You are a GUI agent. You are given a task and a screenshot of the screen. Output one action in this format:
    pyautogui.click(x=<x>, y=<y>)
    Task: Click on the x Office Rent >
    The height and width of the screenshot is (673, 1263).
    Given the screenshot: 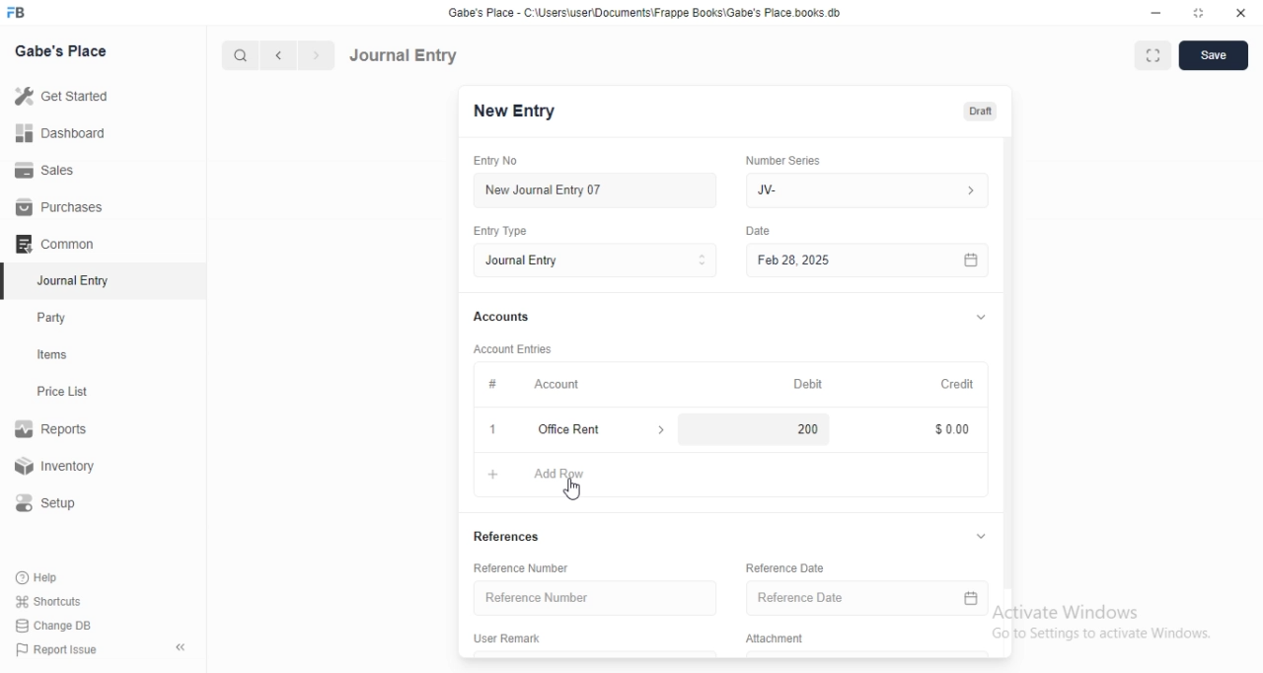 What is the action you would take?
    pyautogui.click(x=580, y=429)
    